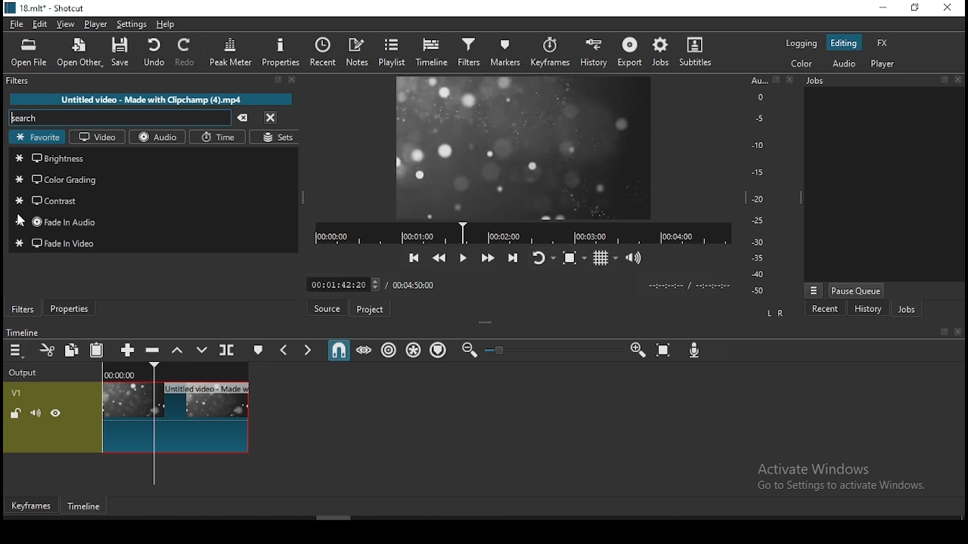  I want to click on clear search, so click(244, 118).